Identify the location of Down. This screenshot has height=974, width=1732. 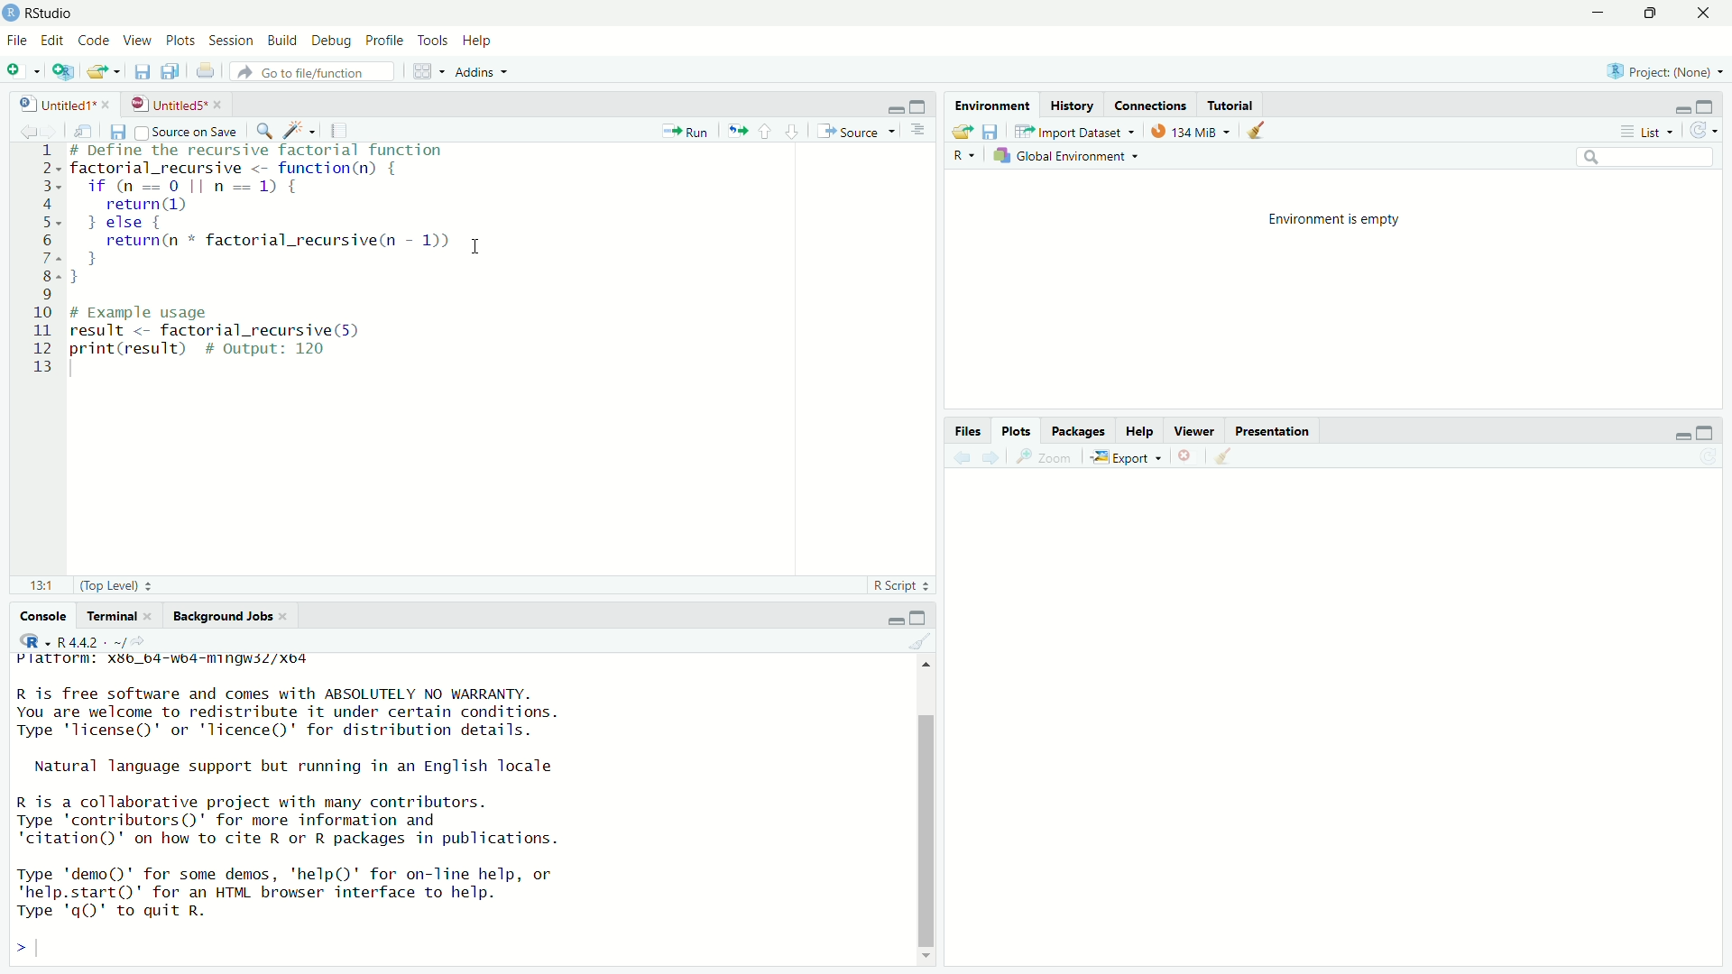
(925, 958).